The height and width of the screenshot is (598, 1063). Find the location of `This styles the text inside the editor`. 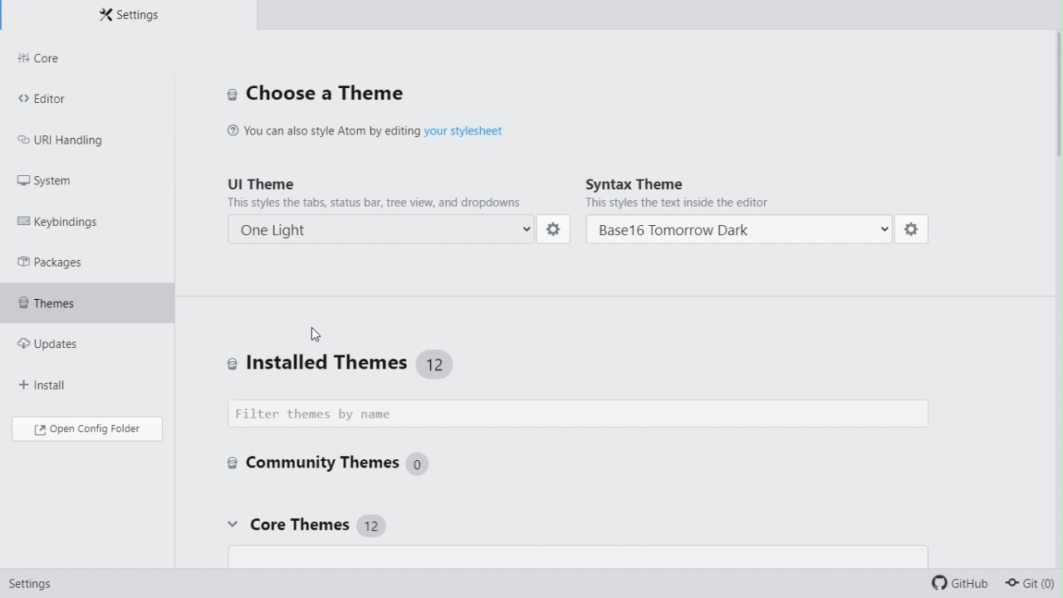

This styles the text inside the editor is located at coordinates (677, 202).